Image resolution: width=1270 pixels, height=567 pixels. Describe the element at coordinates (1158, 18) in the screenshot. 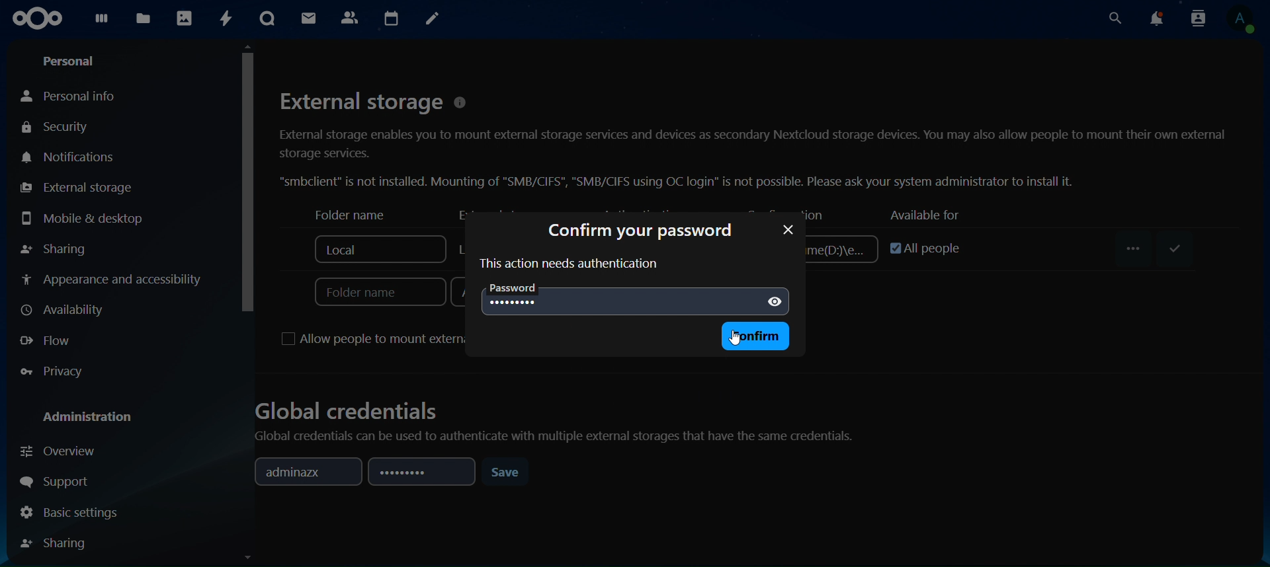

I see `notifications` at that location.